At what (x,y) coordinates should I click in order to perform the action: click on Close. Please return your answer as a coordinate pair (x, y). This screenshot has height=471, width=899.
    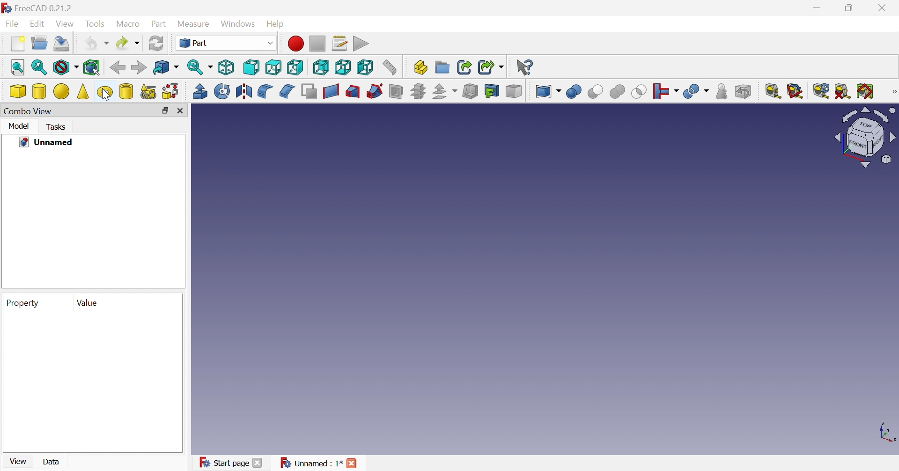
    Looking at the image, I should click on (180, 111).